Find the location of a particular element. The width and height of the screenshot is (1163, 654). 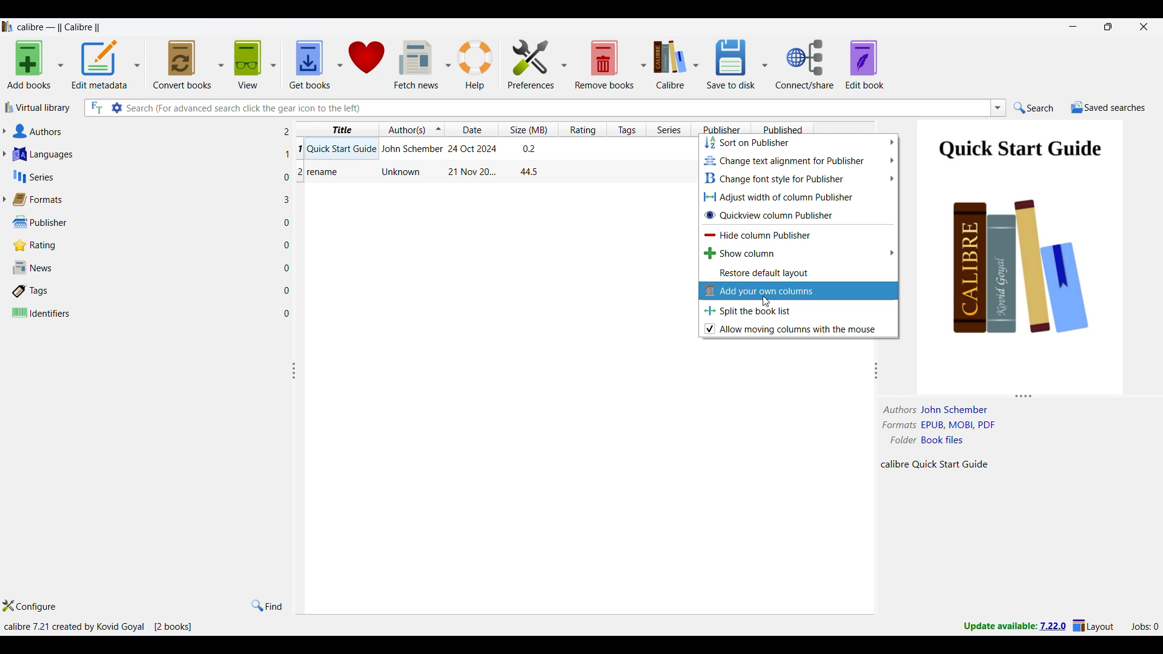

44.5 is located at coordinates (529, 172).